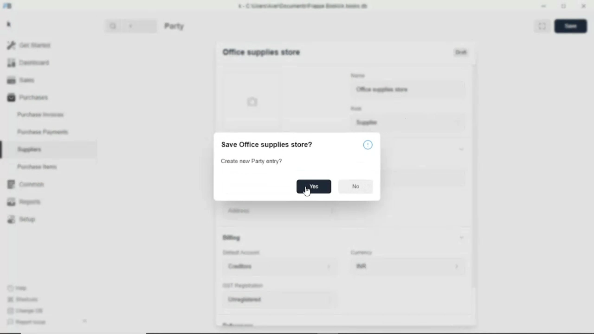  I want to click on Office supplies store, so click(407, 90).